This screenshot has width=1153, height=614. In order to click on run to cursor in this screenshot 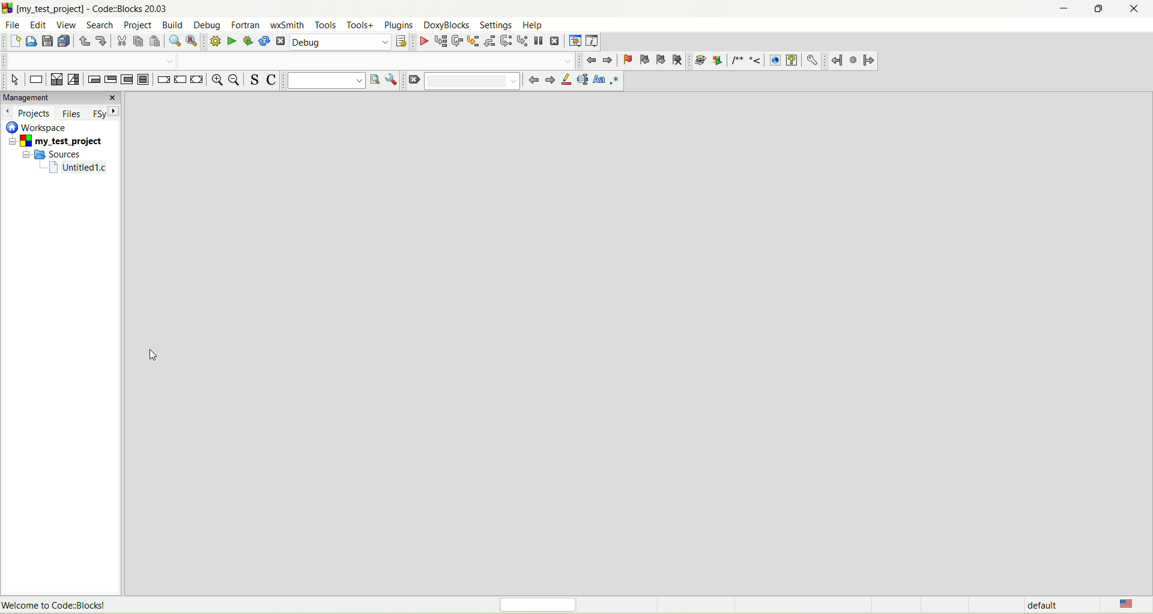, I will do `click(439, 41)`.